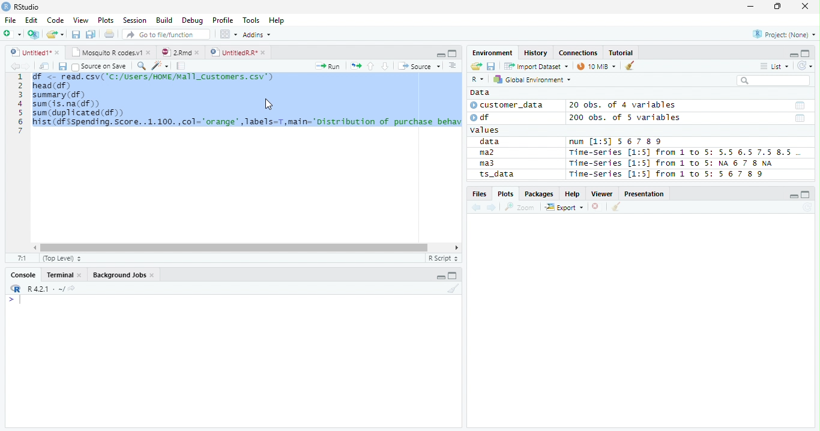  Describe the element at coordinates (22, 258) in the screenshot. I see `1:1` at that location.